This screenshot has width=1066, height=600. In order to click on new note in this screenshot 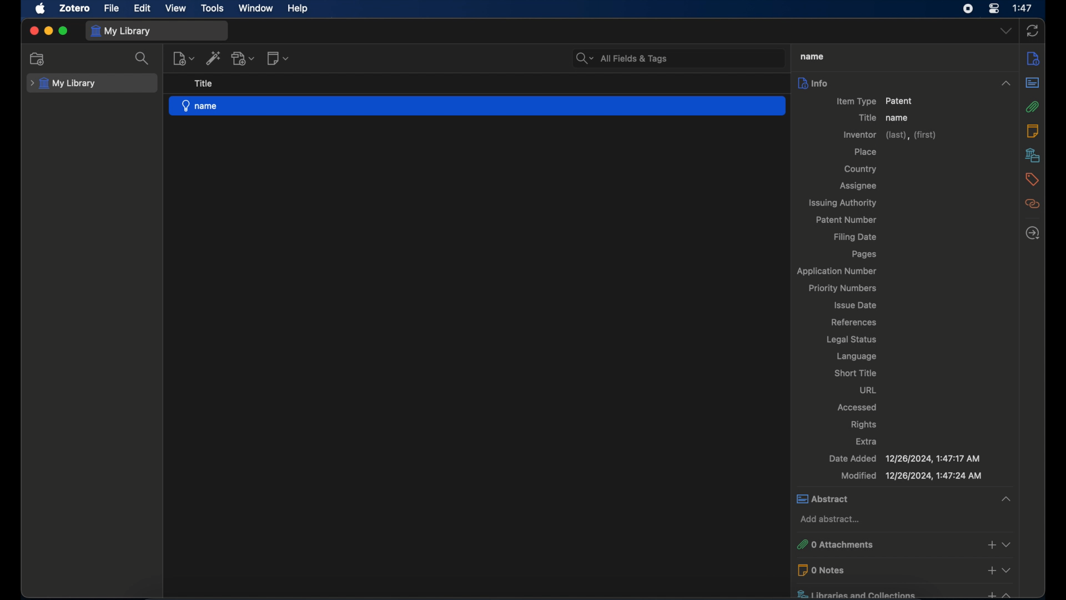, I will do `click(277, 58)`.